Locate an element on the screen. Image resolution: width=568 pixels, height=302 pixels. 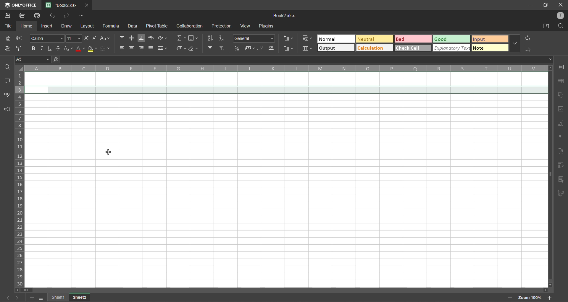
Book2.xlsx is located at coordinates (287, 16).